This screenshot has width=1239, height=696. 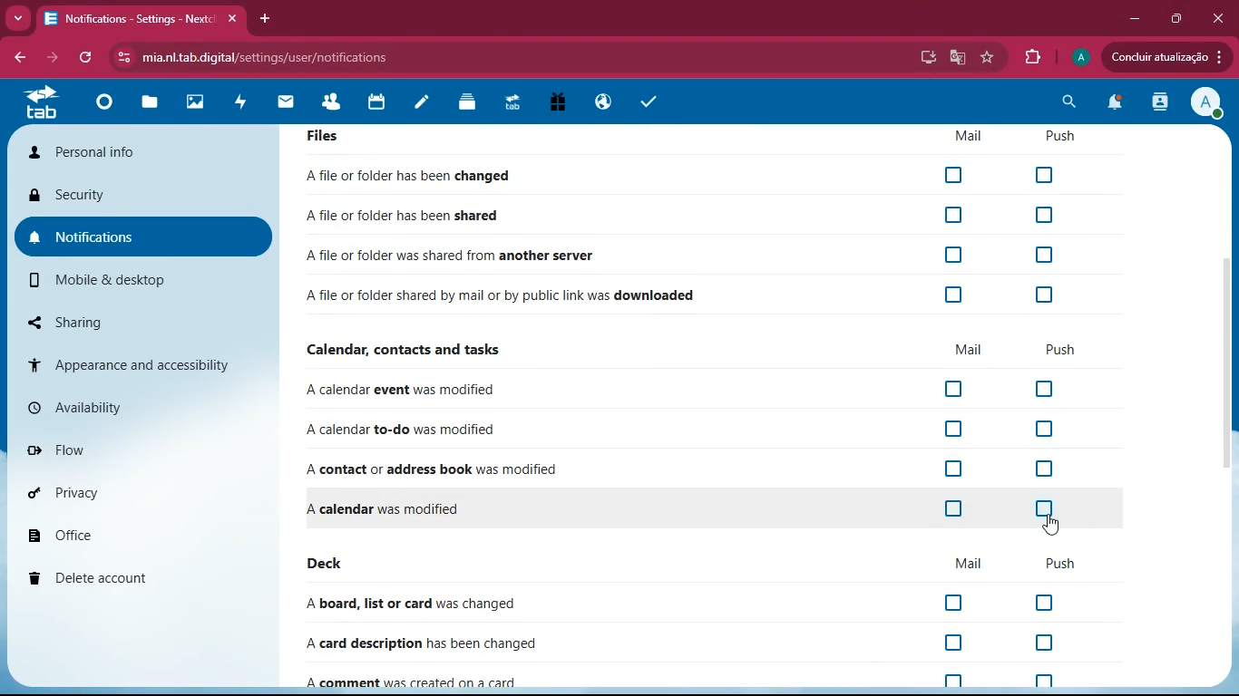 I want to click on close tab, so click(x=230, y=20).